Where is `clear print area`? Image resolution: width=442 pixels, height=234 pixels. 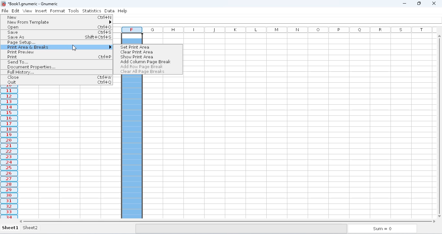
clear print area is located at coordinates (136, 52).